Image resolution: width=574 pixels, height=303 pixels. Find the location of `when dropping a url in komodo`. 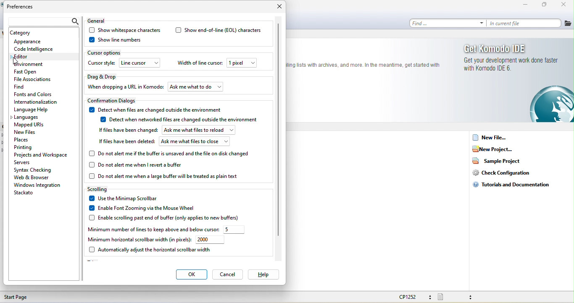

when dropping a url in komodo is located at coordinates (125, 86).